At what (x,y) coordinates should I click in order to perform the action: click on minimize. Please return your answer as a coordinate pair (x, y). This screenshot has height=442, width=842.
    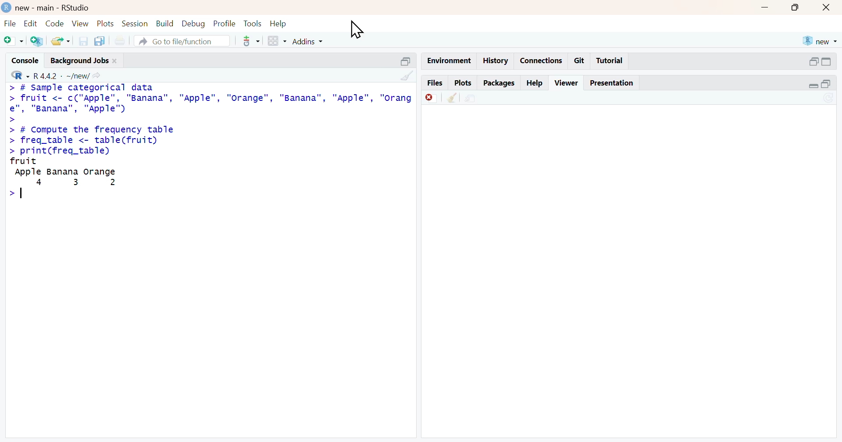
    Looking at the image, I should click on (763, 8).